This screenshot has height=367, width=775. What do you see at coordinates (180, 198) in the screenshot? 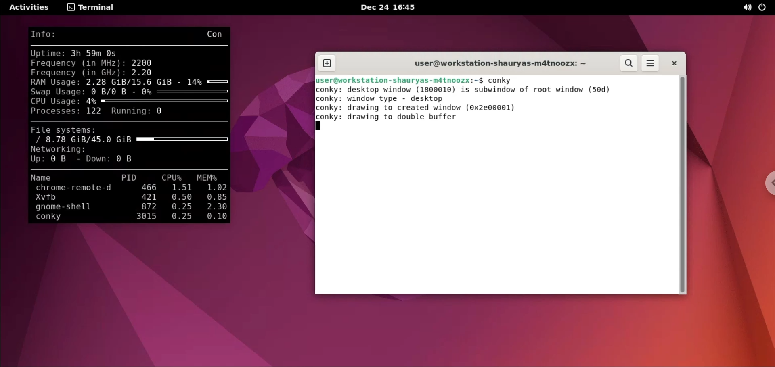
I see `0.50` at bounding box center [180, 198].